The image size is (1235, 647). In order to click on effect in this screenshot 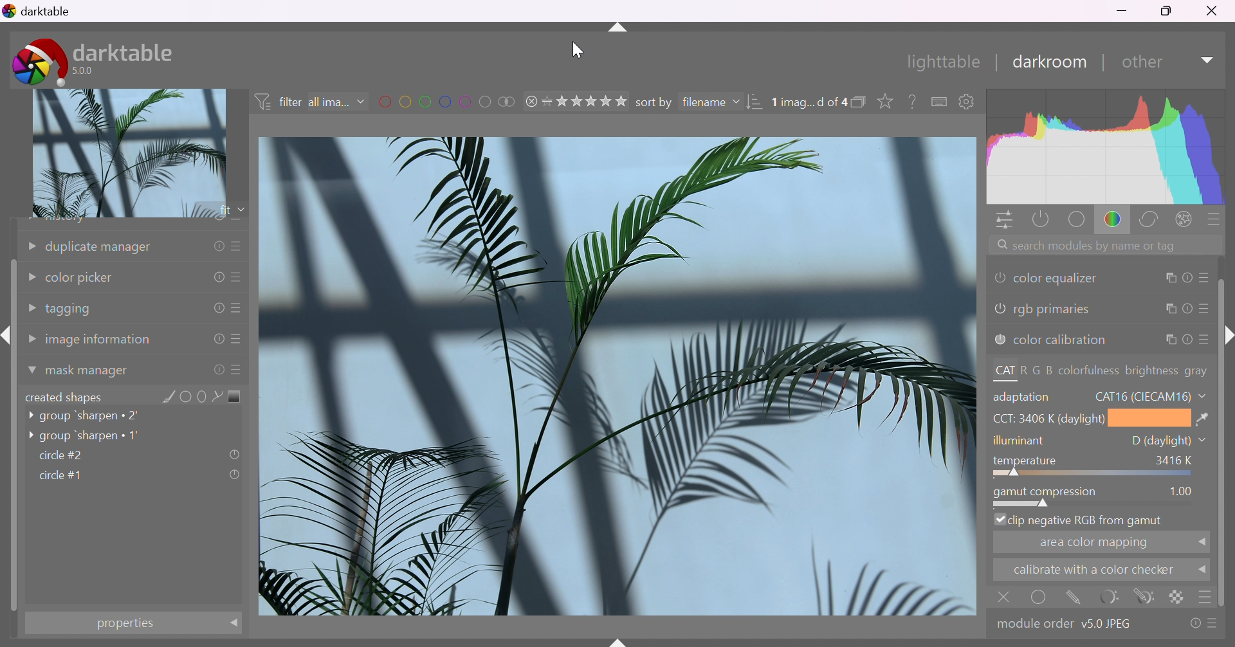, I will do `click(1185, 219)`.